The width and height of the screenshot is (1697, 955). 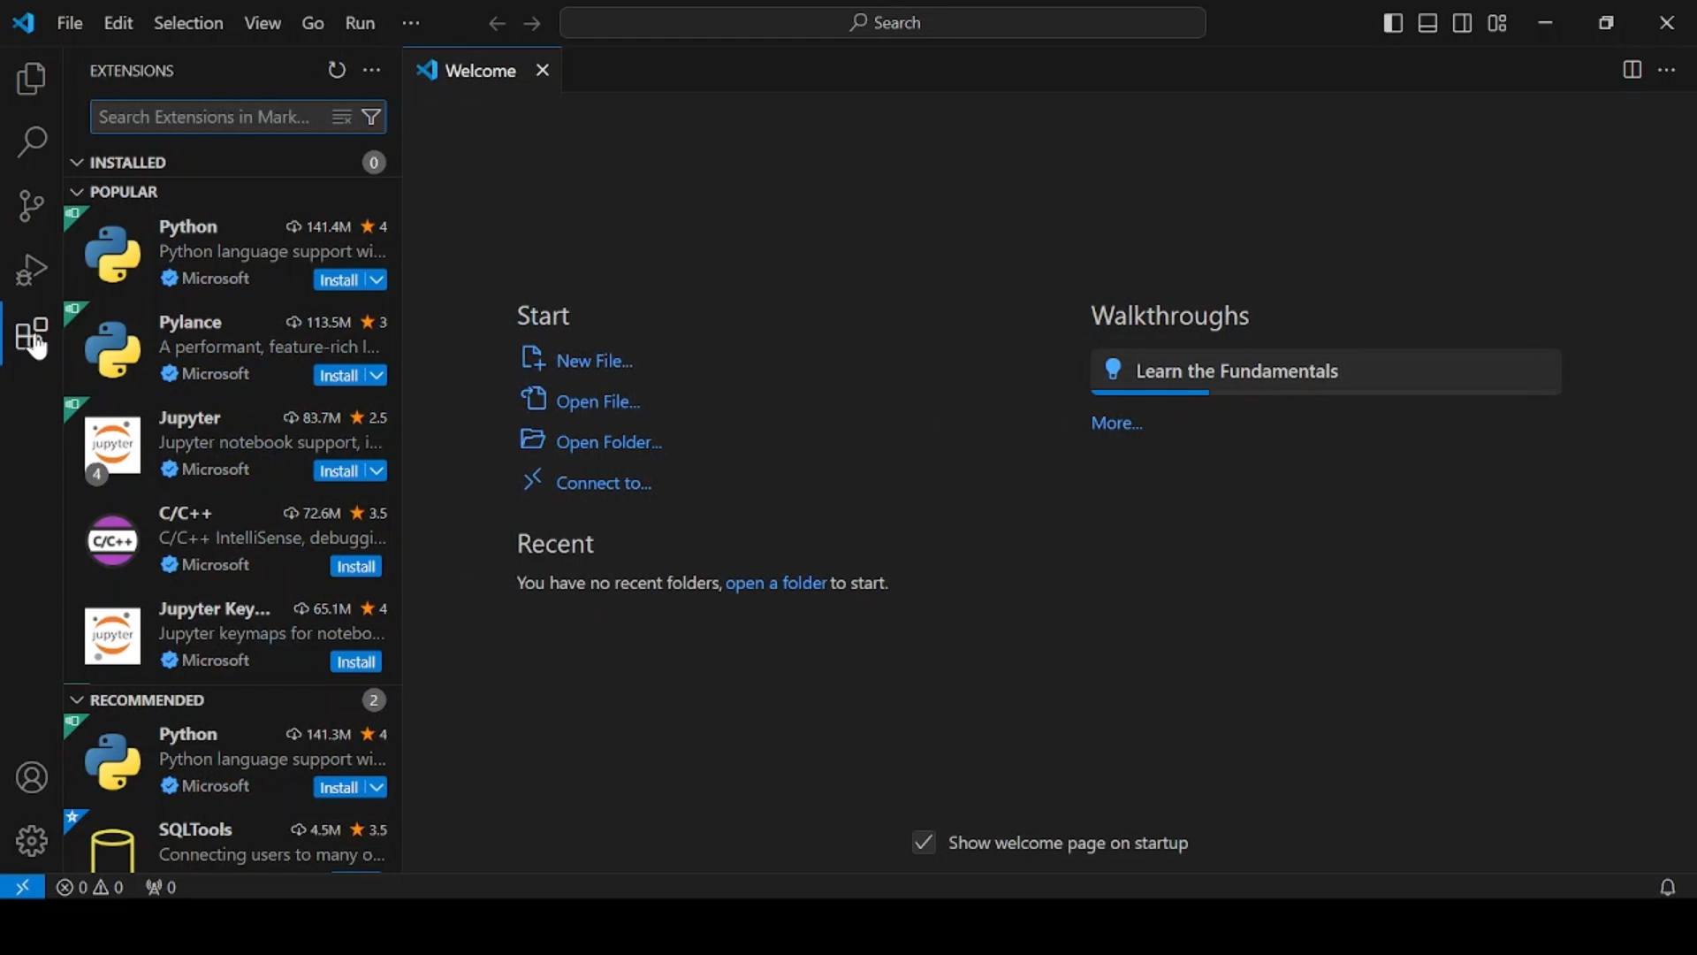 I want to click on 2, so click(x=371, y=696).